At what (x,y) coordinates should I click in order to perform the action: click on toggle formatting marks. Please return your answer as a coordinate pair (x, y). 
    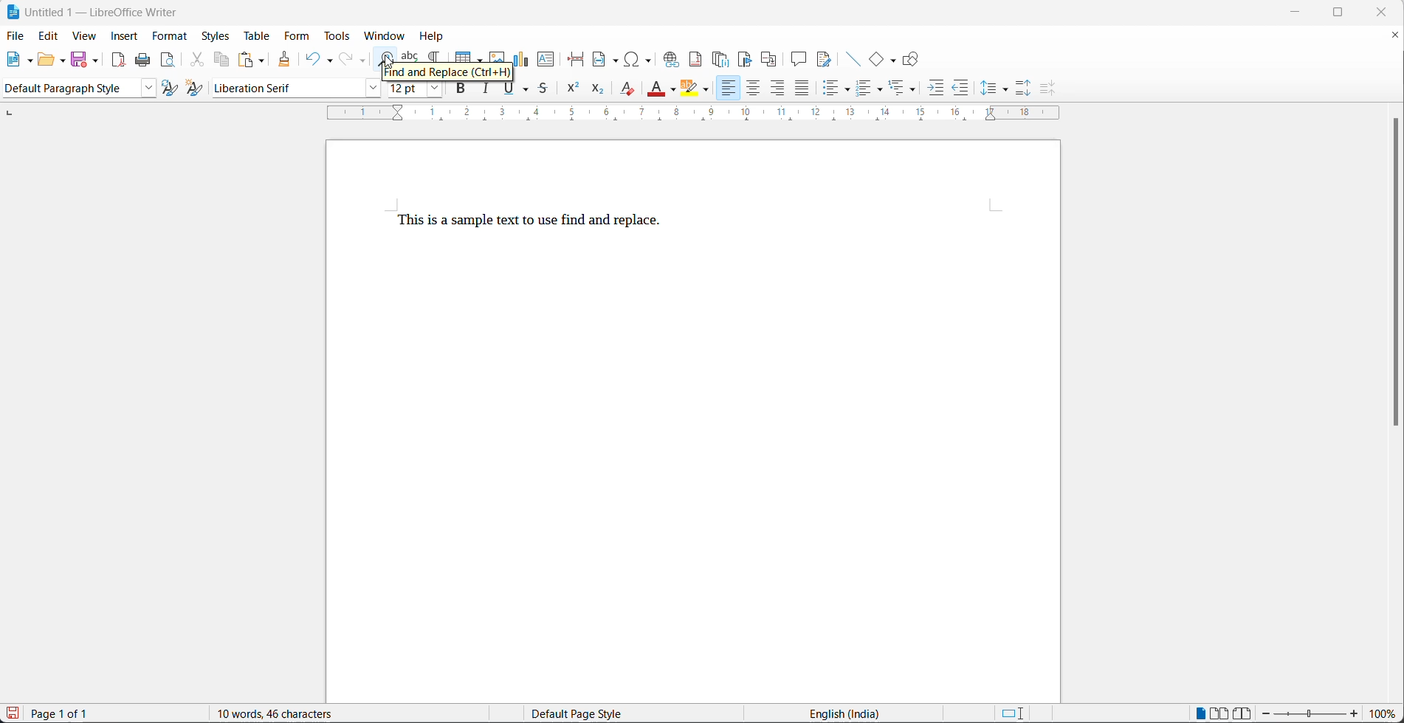
    Looking at the image, I should click on (438, 55).